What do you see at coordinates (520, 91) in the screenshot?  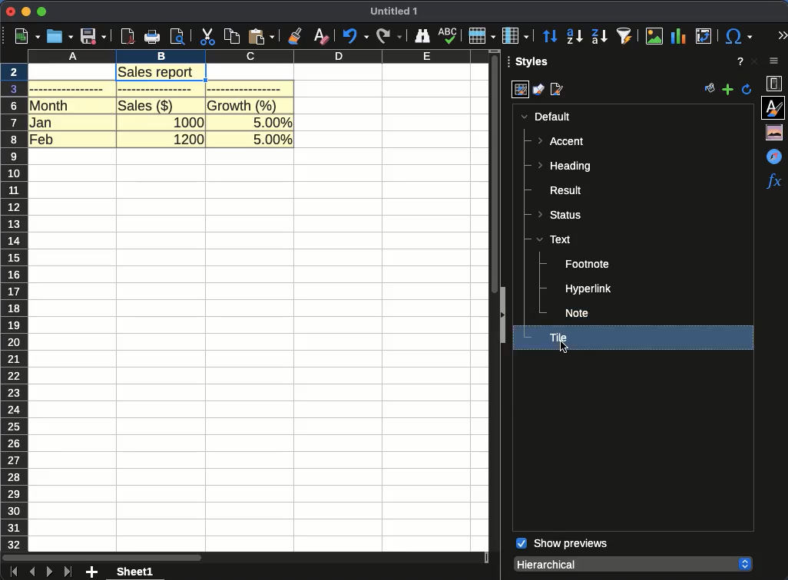 I see `cell styles` at bounding box center [520, 91].